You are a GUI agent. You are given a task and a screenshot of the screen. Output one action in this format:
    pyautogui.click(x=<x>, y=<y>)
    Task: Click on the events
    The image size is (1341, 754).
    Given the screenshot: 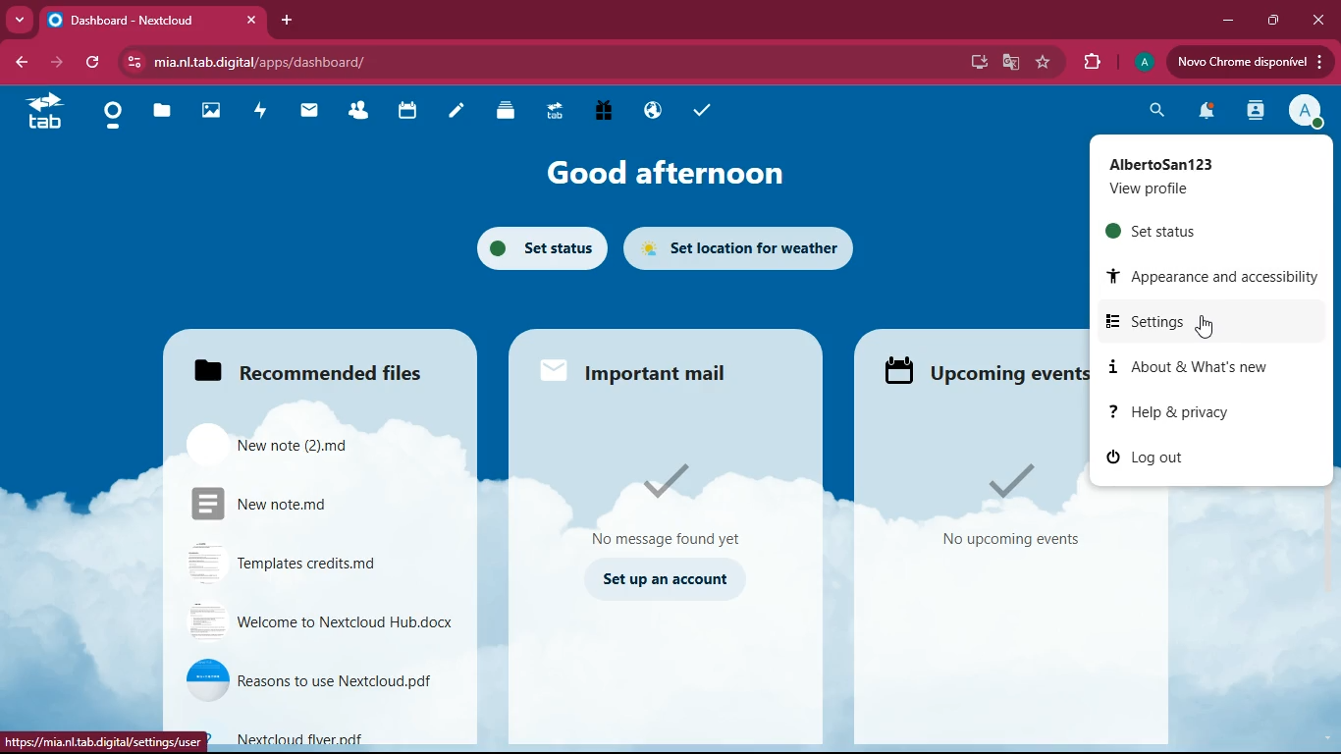 What is the action you would take?
    pyautogui.click(x=1014, y=505)
    